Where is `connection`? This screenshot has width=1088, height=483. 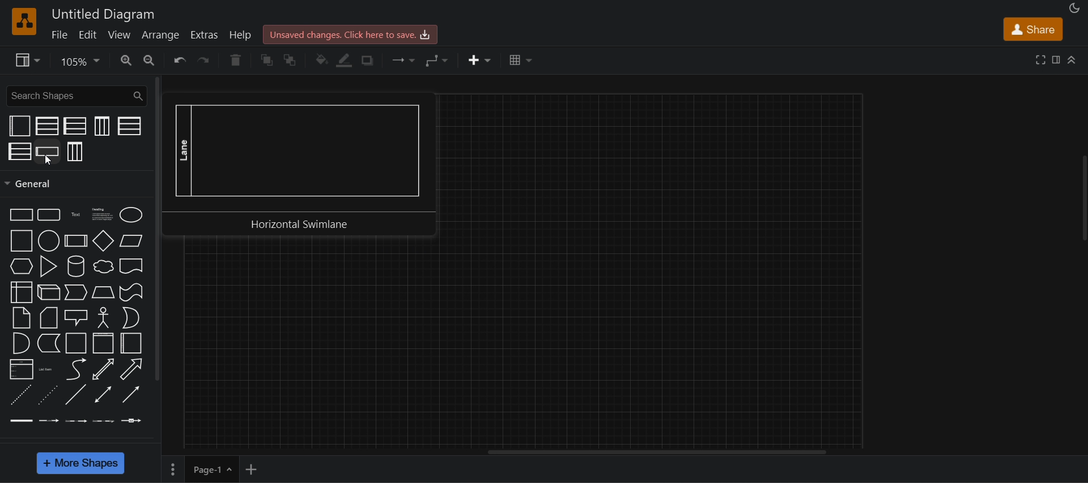 connection is located at coordinates (405, 60).